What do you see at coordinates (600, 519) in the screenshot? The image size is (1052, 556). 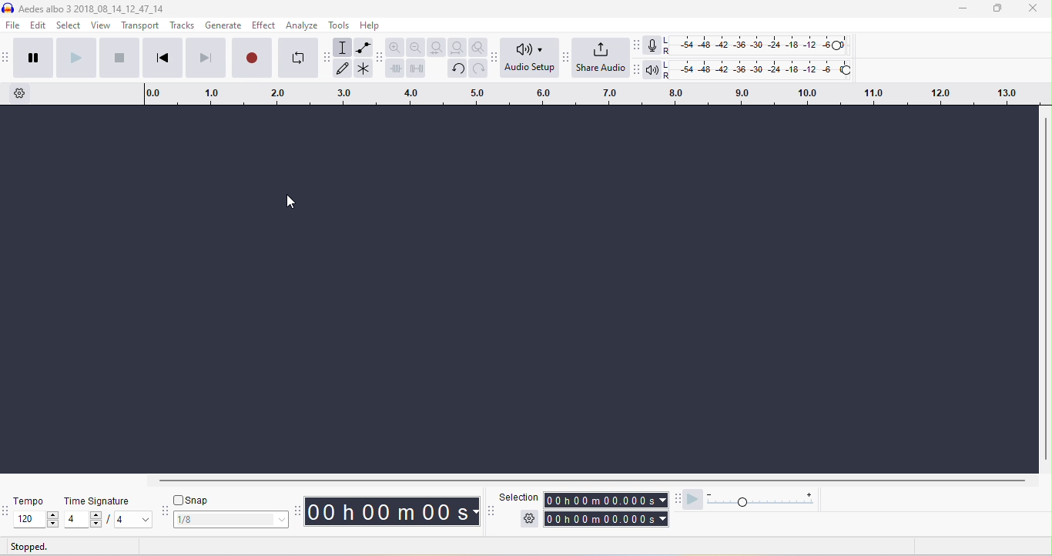 I see `total time` at bounding box center [600, 519].